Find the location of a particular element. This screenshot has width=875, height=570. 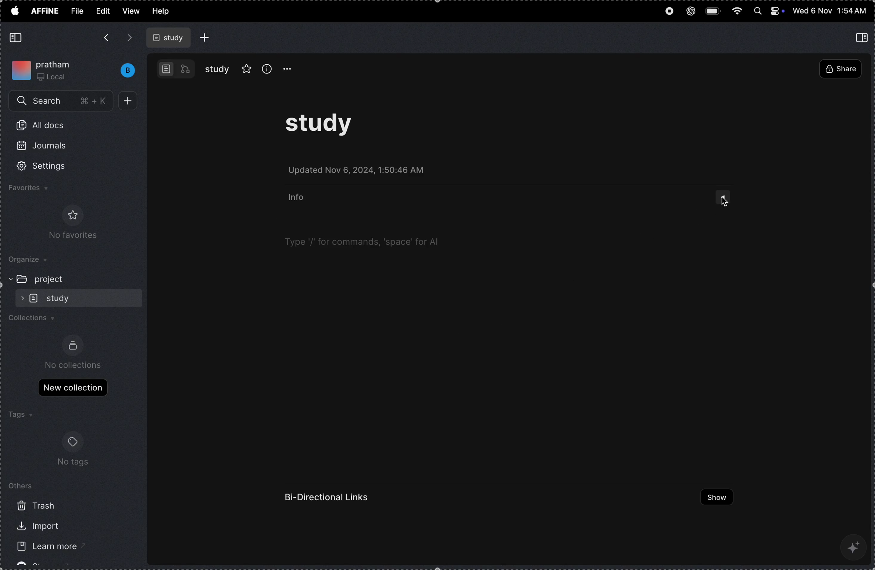

collections is located at coordinates (36, 320).